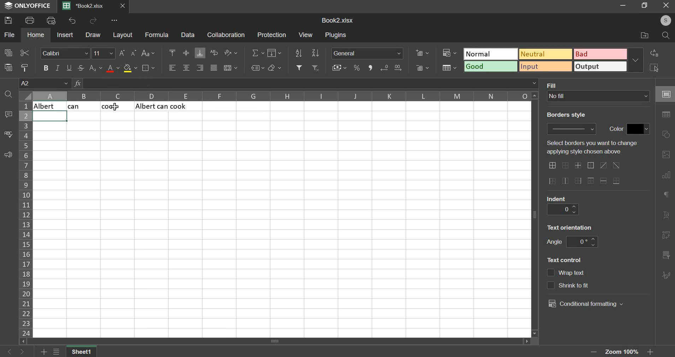 The height and width of the screenshot is (357, 675). What do you see at coordinates (9, 34) in the screenshot?
I see `file` at bounding box center [9, 34].